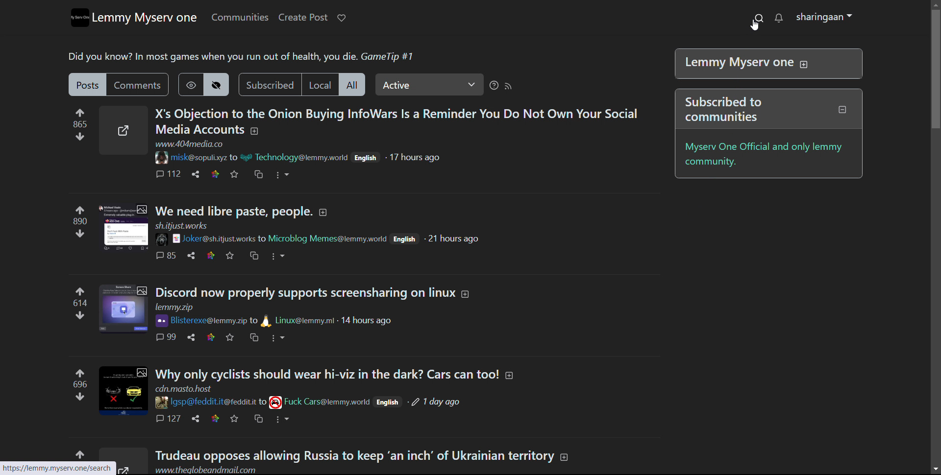 This screenshot has height=475, width=941. Describe the element at coordinates (77, 385) in the screenshot. I see `votes` at that location.